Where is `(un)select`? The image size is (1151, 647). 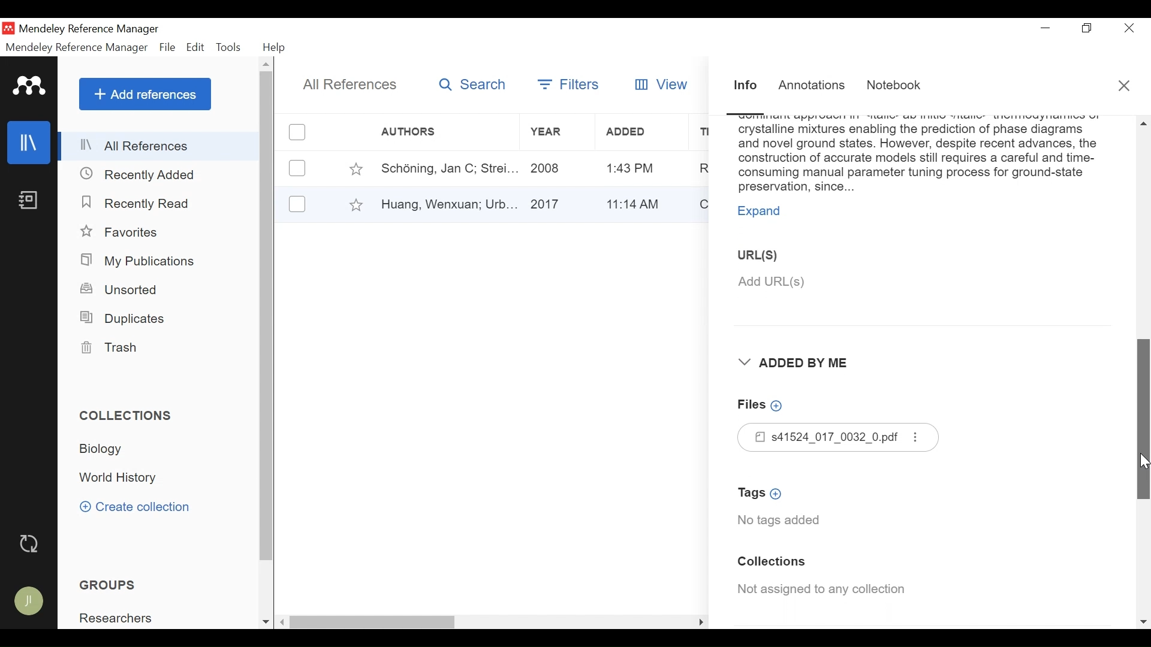 (un)select is located at coordinates (297, 168).